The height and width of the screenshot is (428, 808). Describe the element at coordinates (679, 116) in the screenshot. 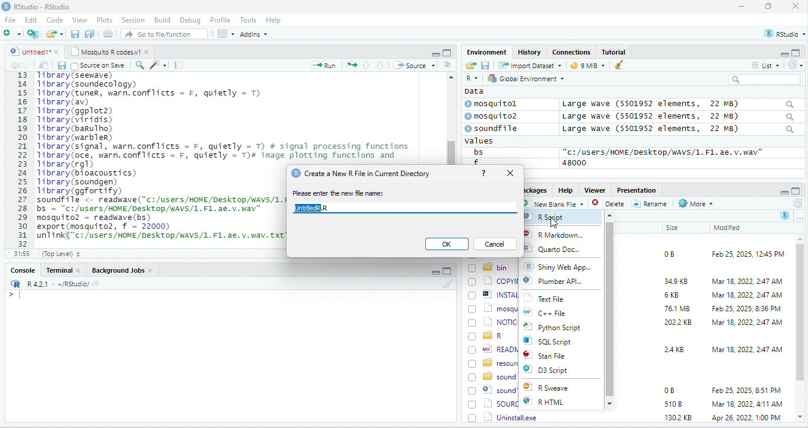

I see `Large wave (550139372 elements, JZ MB)` at that location.